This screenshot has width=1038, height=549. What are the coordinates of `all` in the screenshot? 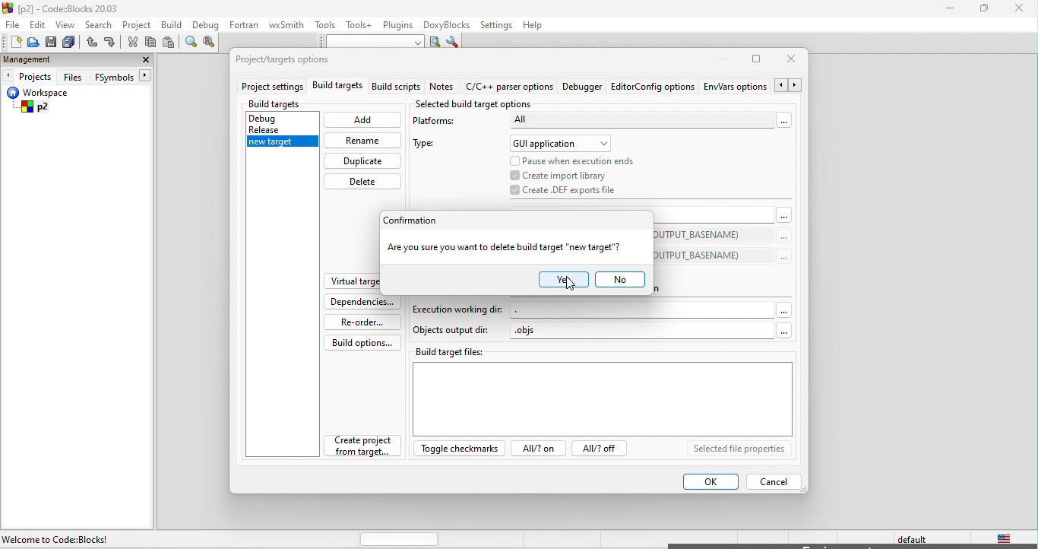 It's located at (650, 123).